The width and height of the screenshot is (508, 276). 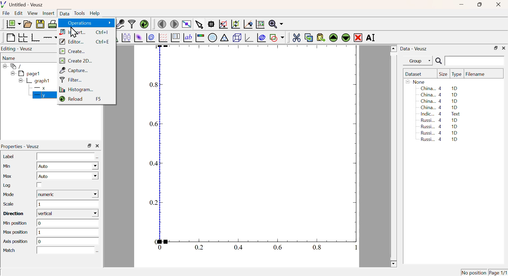 I want to click on Select using dataset Browser, so click(x=97, y=158).